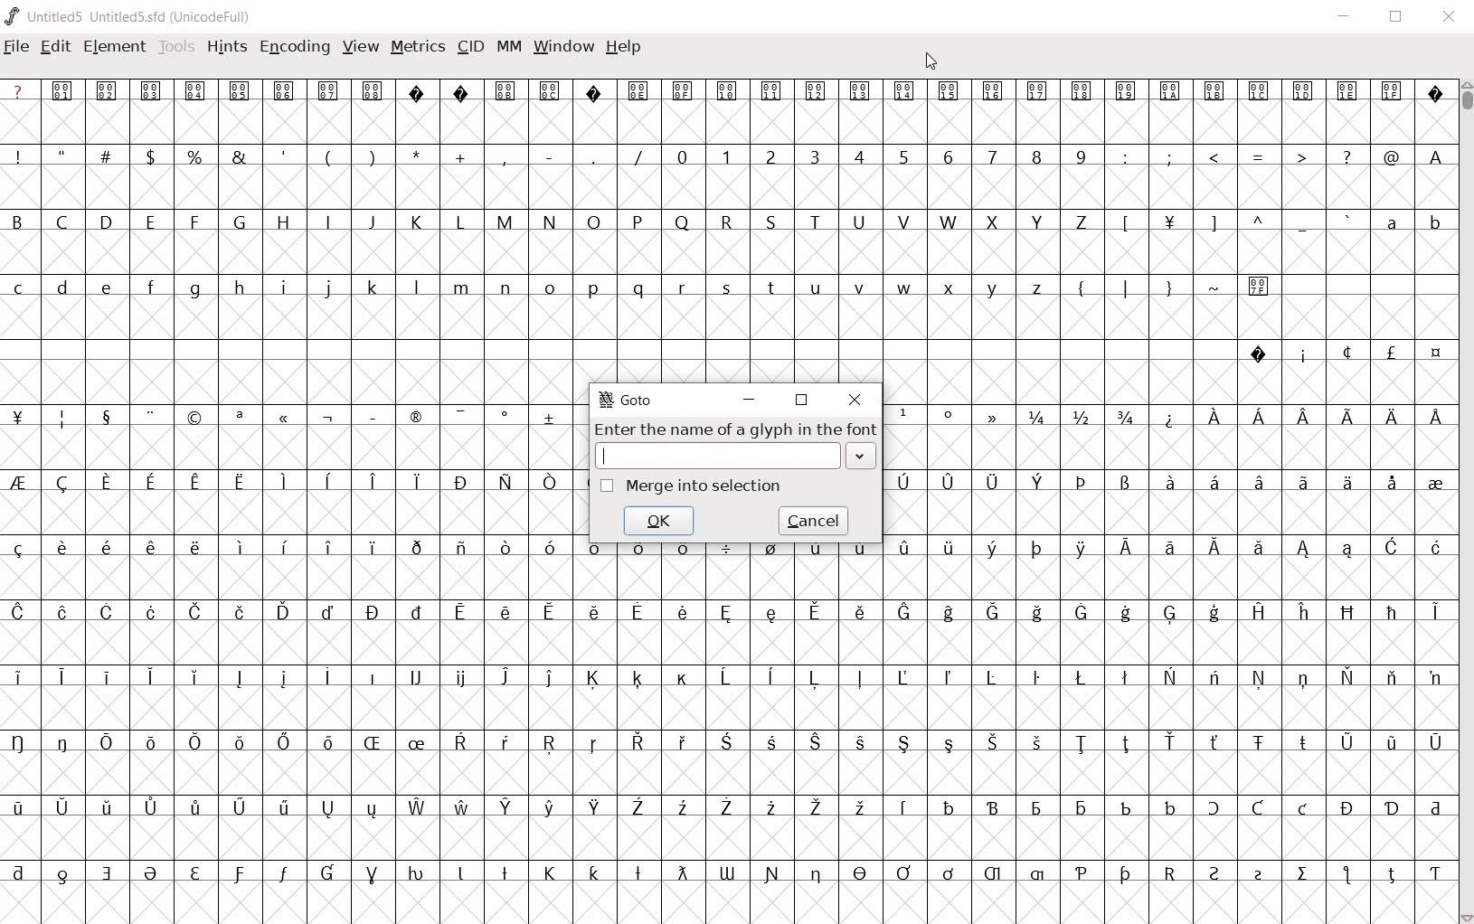 This screenshot has width=1474, height=924. I want to click on Symbol, so click(195, 874).